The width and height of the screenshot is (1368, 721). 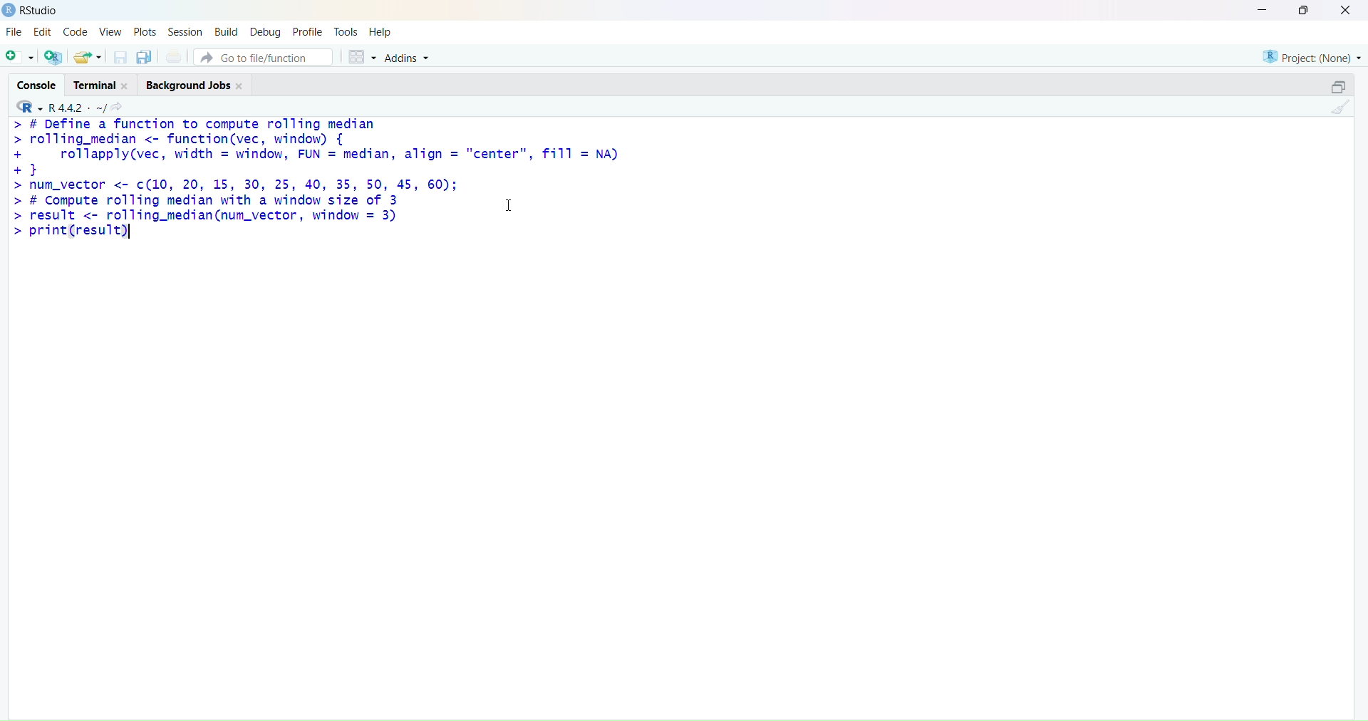 What do you see at coordinates (110, 33) in the screenshot?
I see `view` at bounding box center [110, 33].